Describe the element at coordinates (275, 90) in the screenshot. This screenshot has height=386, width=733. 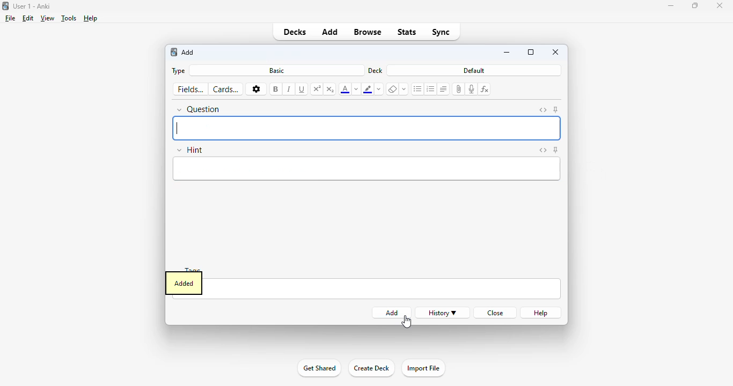
I see `bold` at that location.